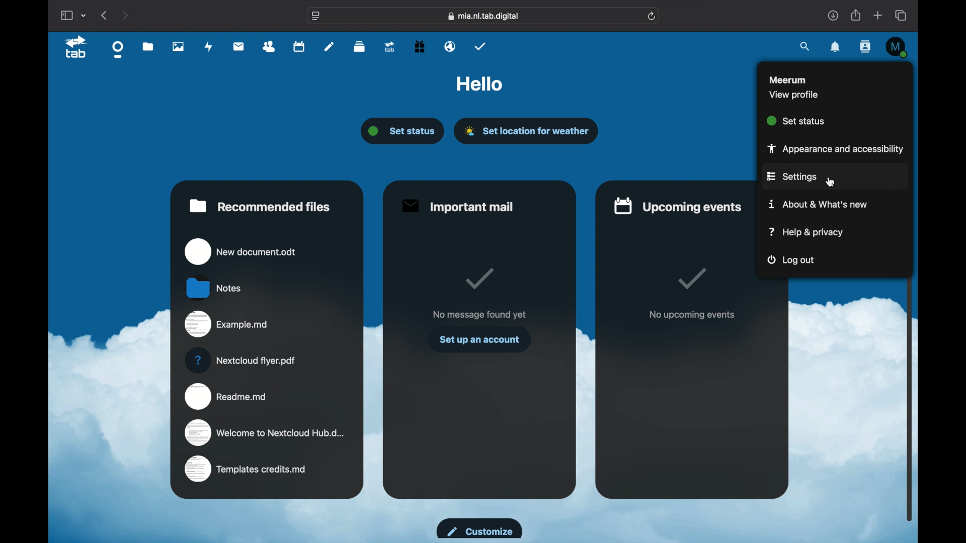  What do you see at coordinates (359, 47) in the screenshot?
I see `deck` at bounding box center [359, 47].